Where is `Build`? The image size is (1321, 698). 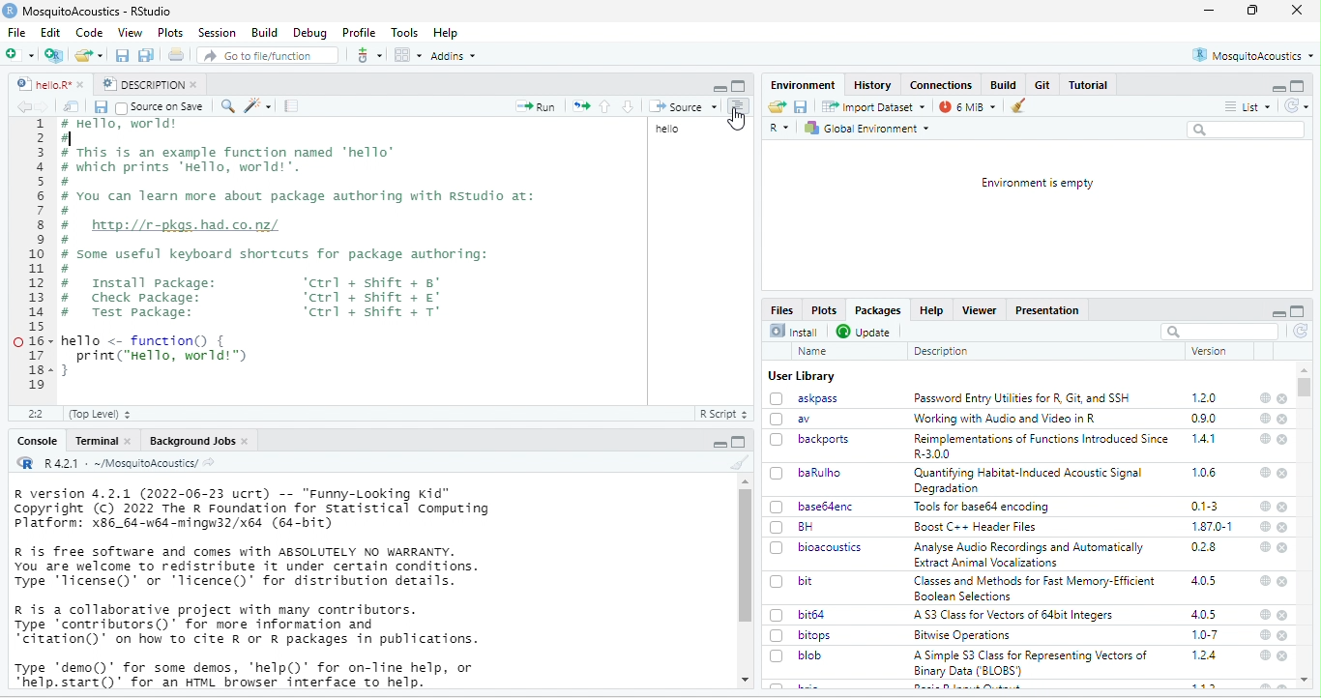 Build is located at coordinates (262, 32).